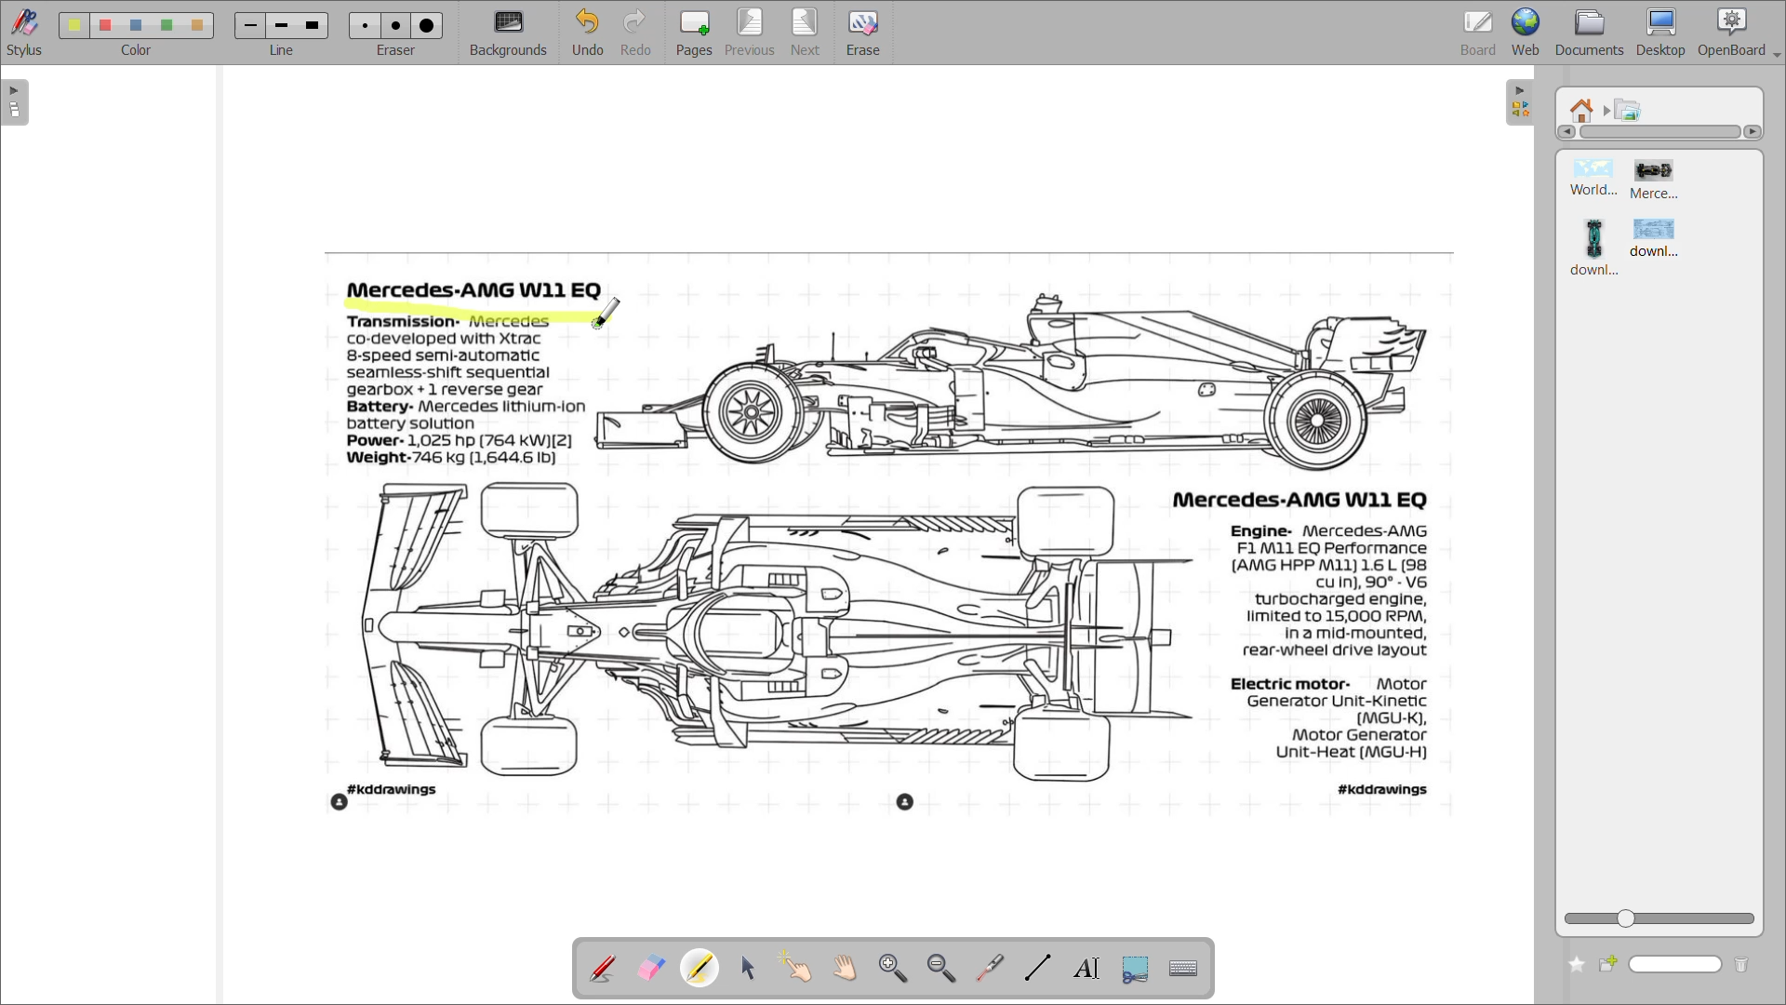  I want to click on name box, so click(1679, 965).